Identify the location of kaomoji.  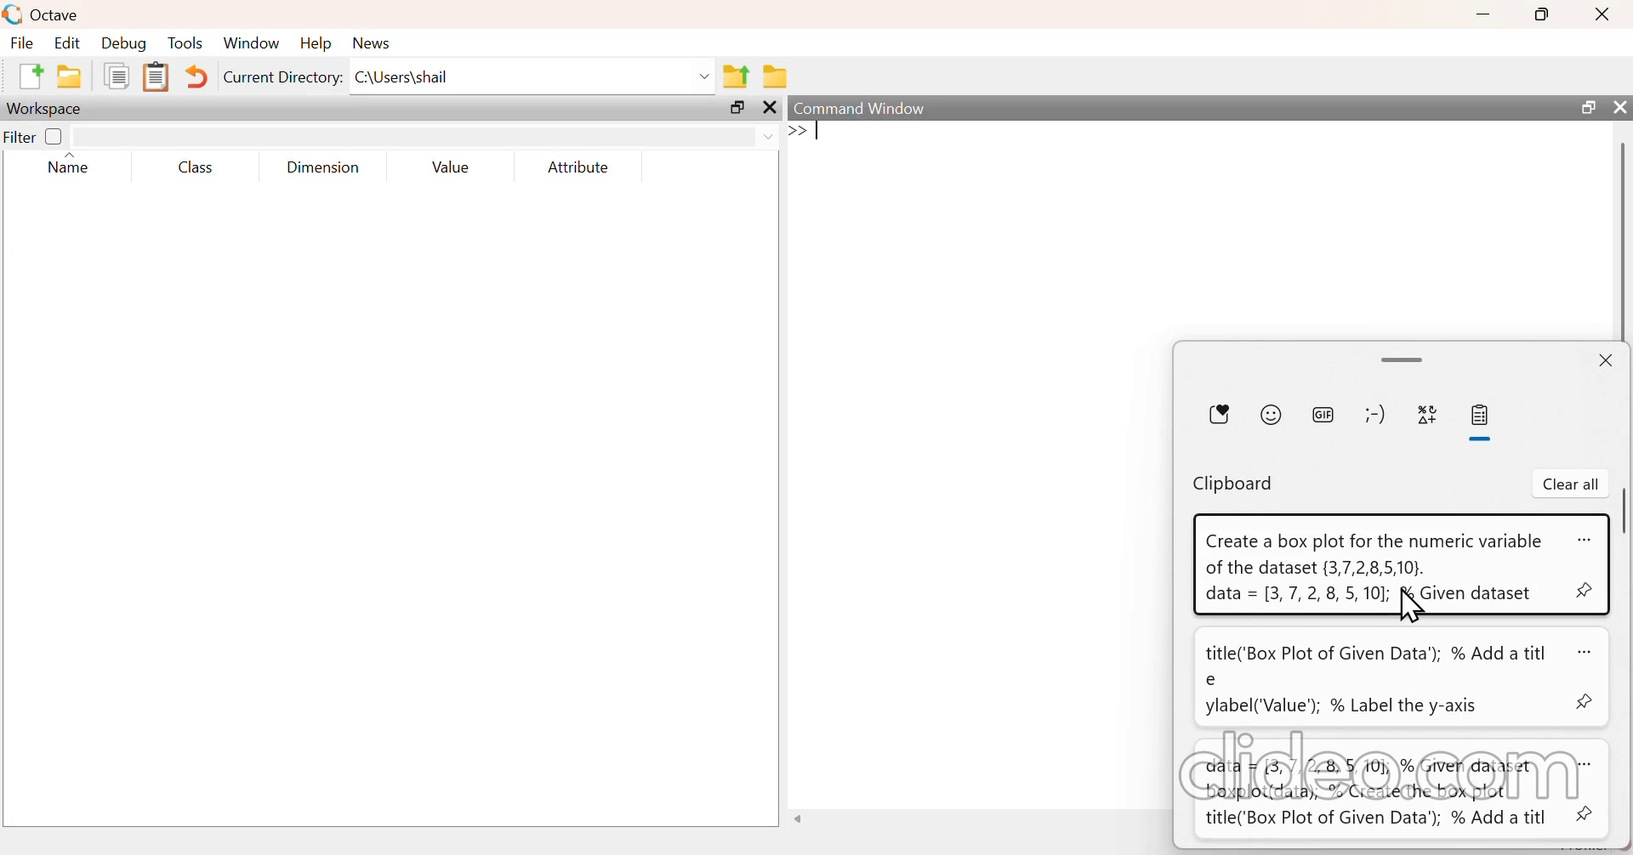
(1371, 413).